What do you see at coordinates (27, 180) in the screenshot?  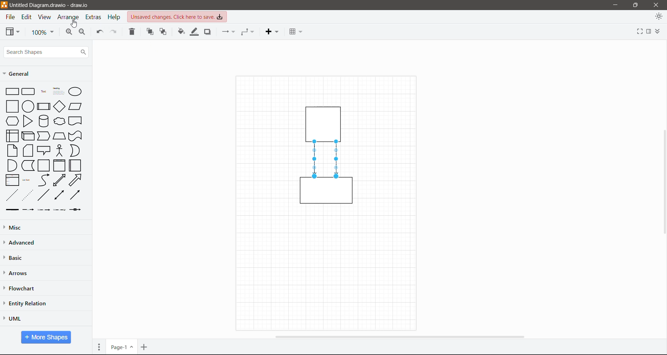 I see `List Item` at bounding box center [27, 180].